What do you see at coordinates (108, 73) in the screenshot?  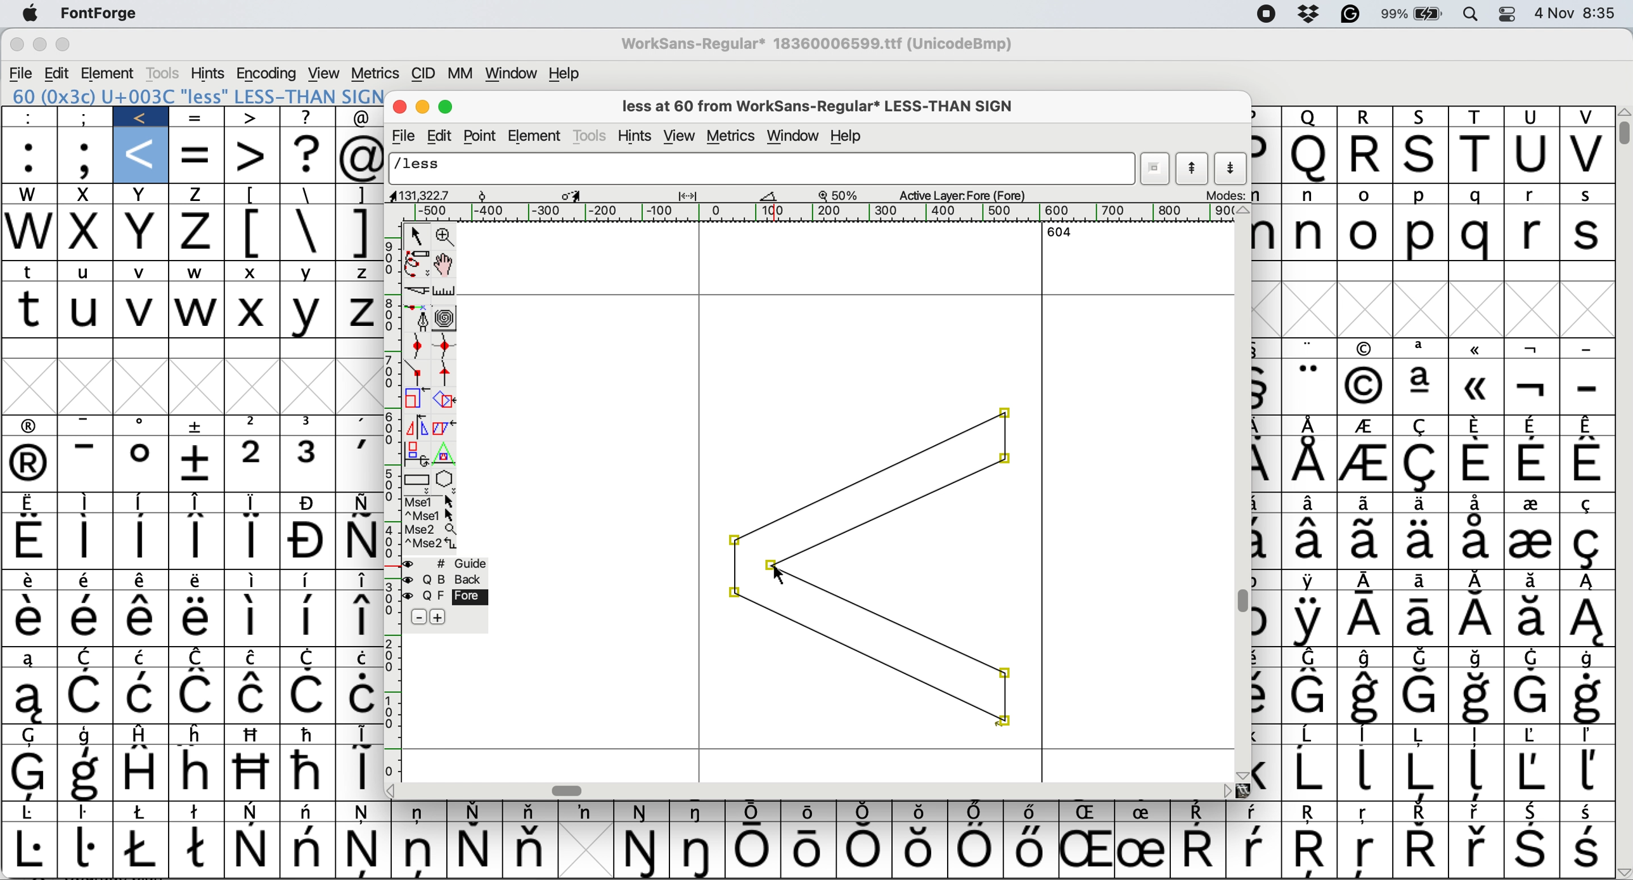 I see `element` at bounding box center [108, 73].